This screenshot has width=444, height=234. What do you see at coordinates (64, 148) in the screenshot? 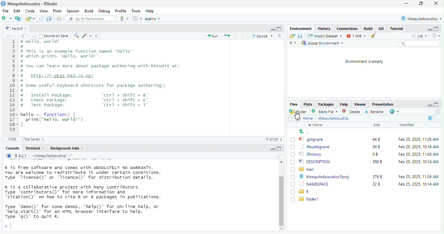
I see `‘Background Jobs` at bounding box center [64, 148].